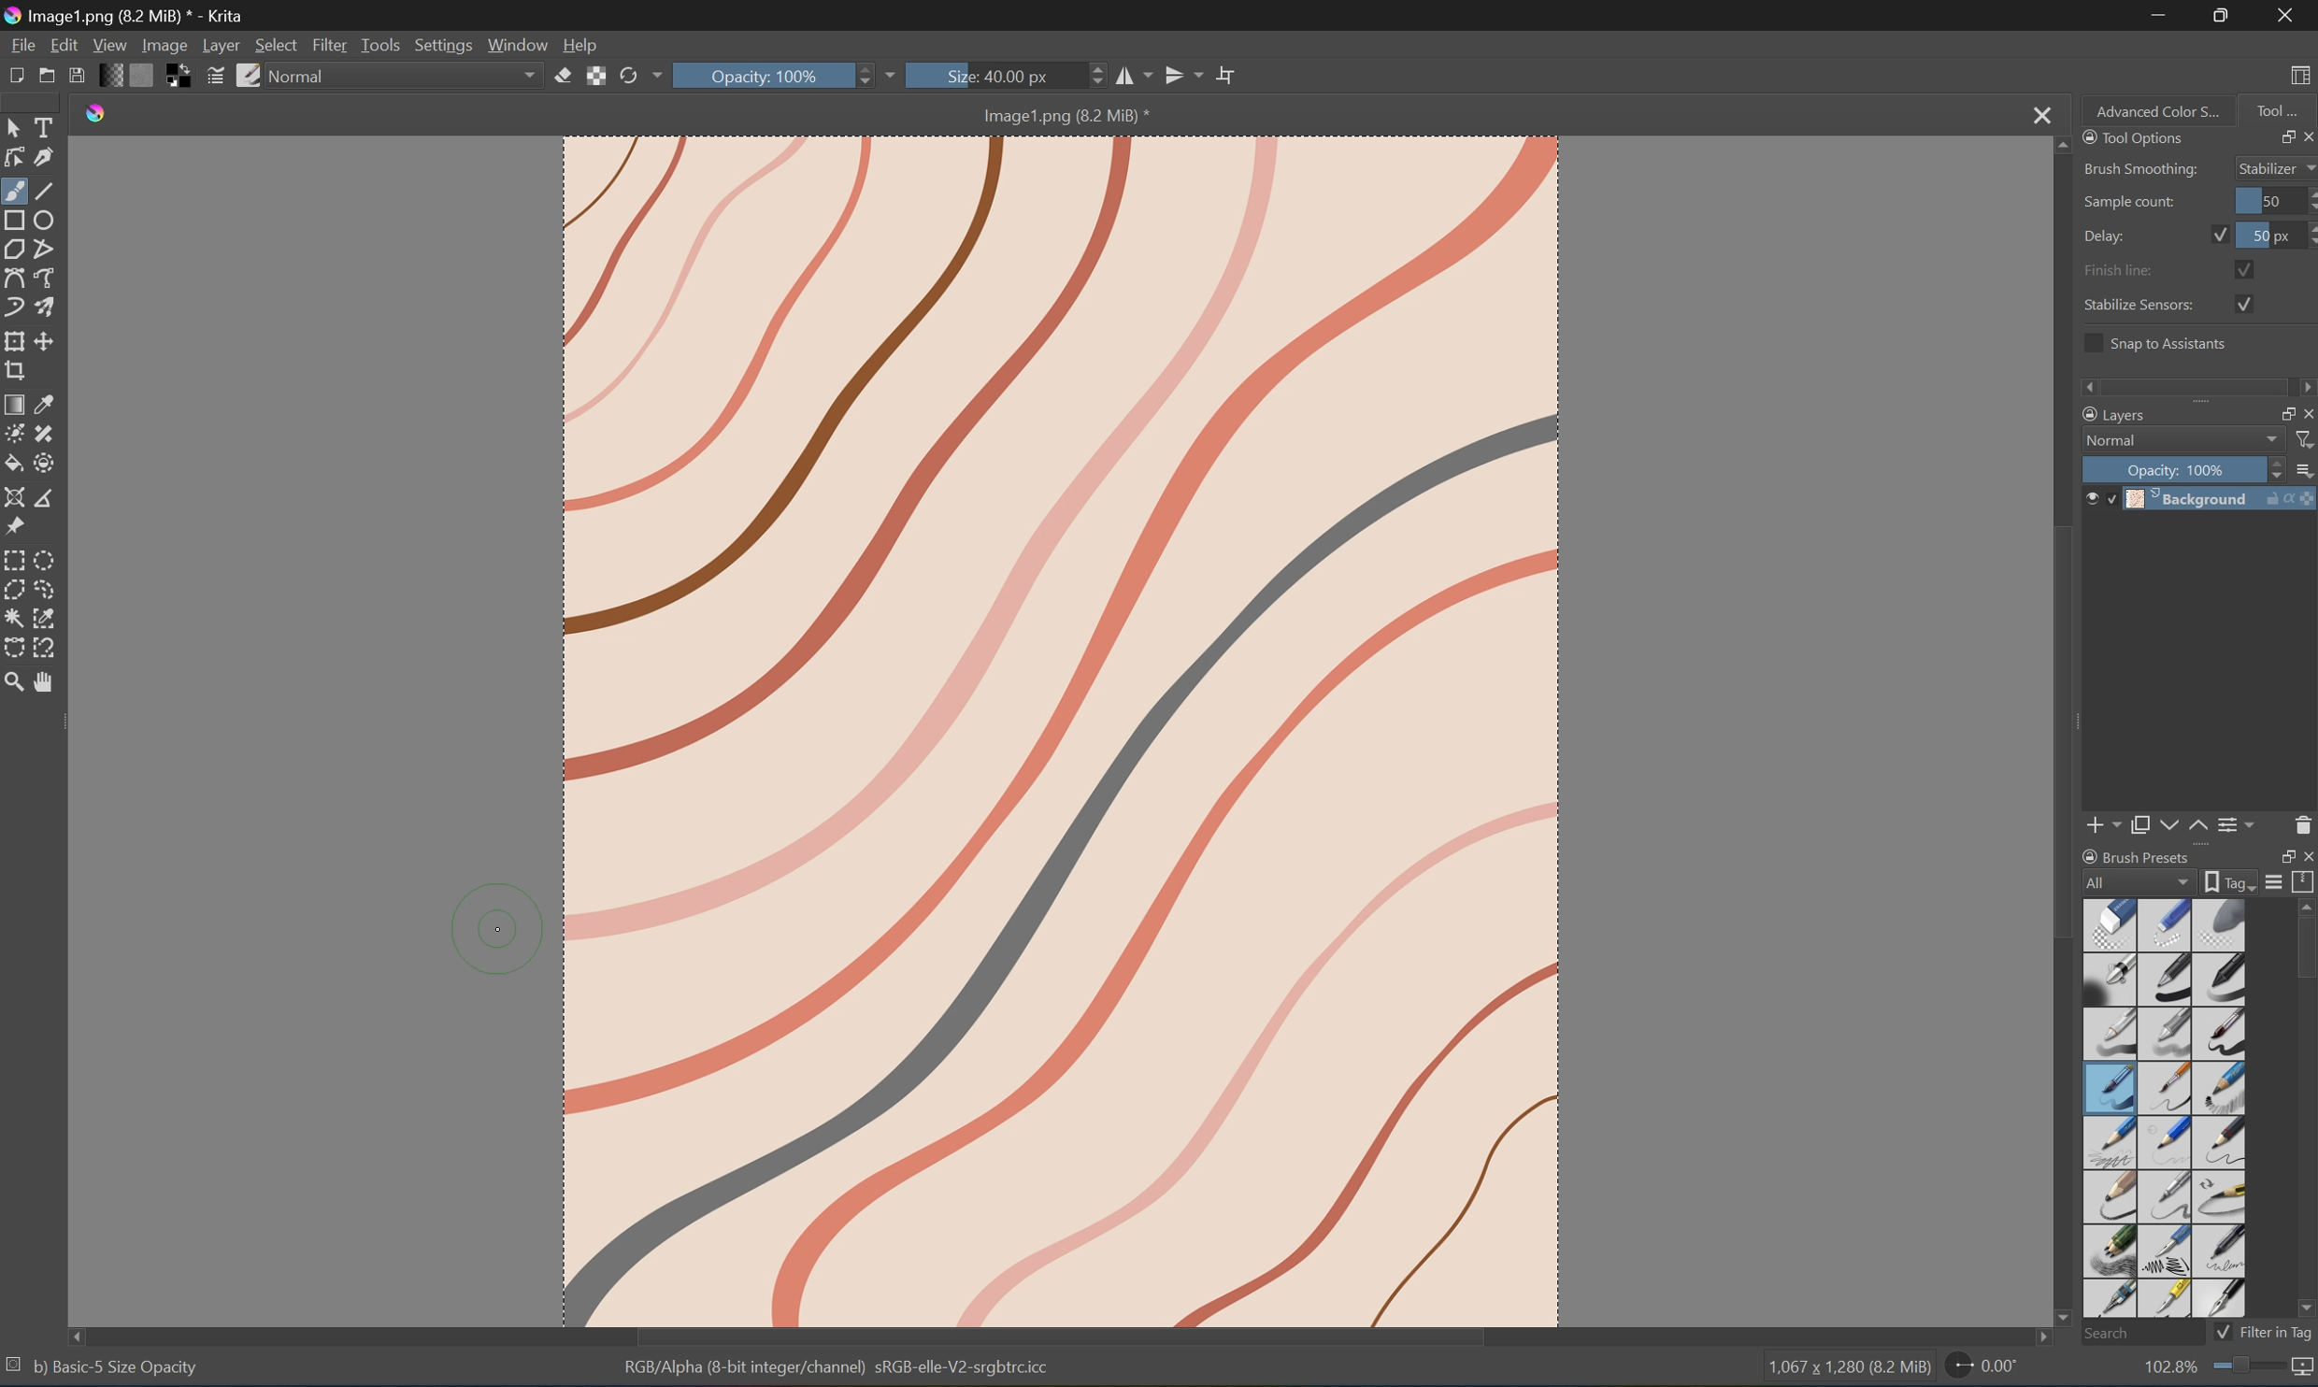 This screenshot has height=1387, width=2318. Describe the element at coordinates (15, 220) in the screenshot. I see `Rectangle tool` at that location.